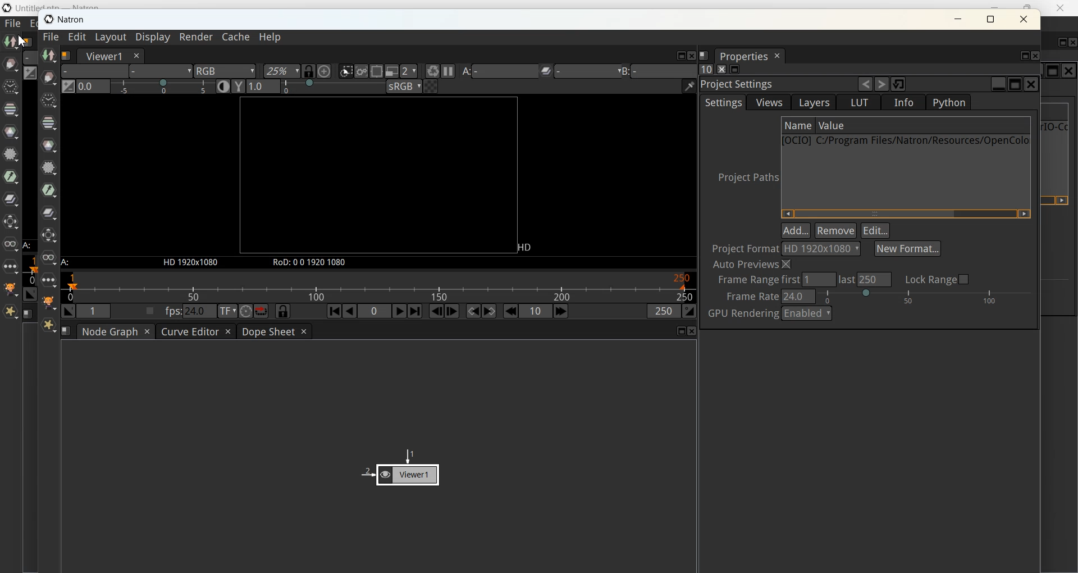 The image size is (1078, 573). What do you see at coordinates (11, 289) in the screenshot?
I see `GMIC` at bounding box center [11, 289].